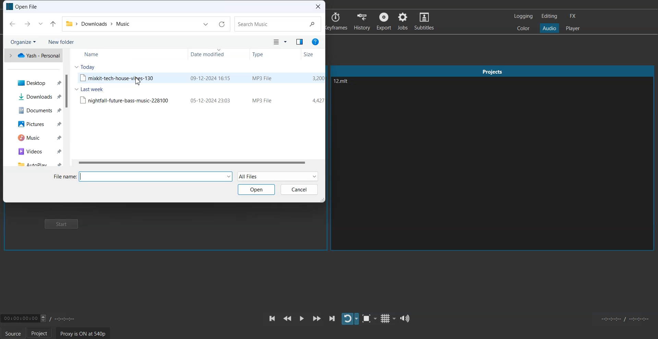 The height and width of the screenshot is (339, 658). Describe the element at coordinates (138, 83) in the screenshot. I see `cursor` at that location.